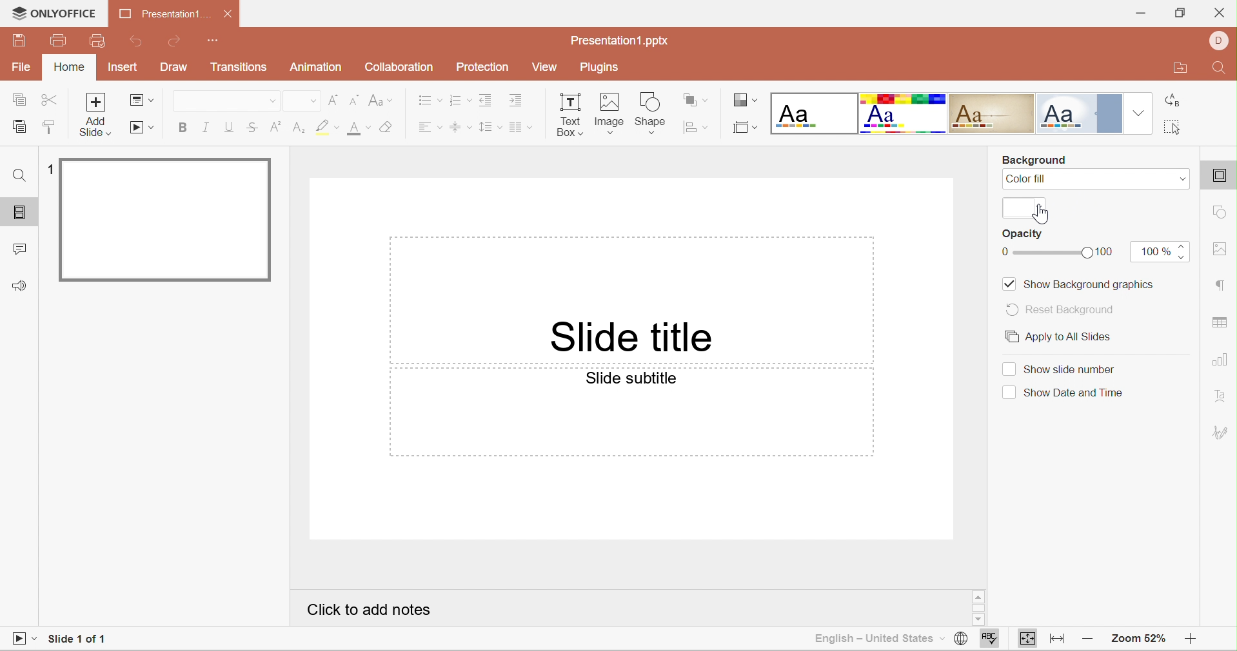 The image size is (1237, 651). Describe the element at coordinates (979, 607) in the screenshot. I see `Scrollbar` at that location.